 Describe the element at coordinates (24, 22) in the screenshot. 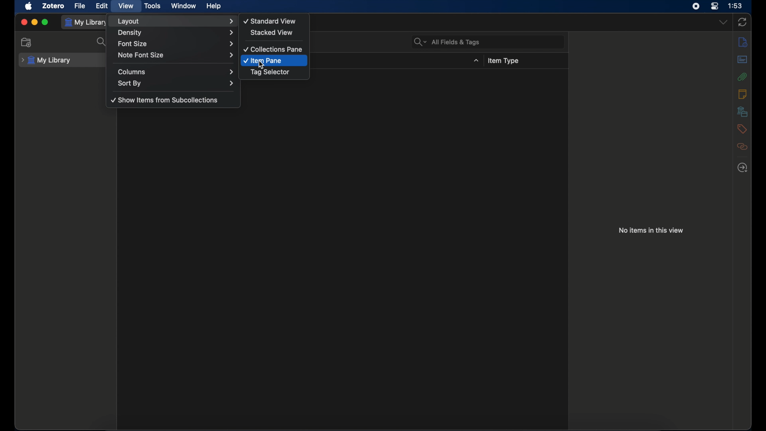

I see `close` at that location.